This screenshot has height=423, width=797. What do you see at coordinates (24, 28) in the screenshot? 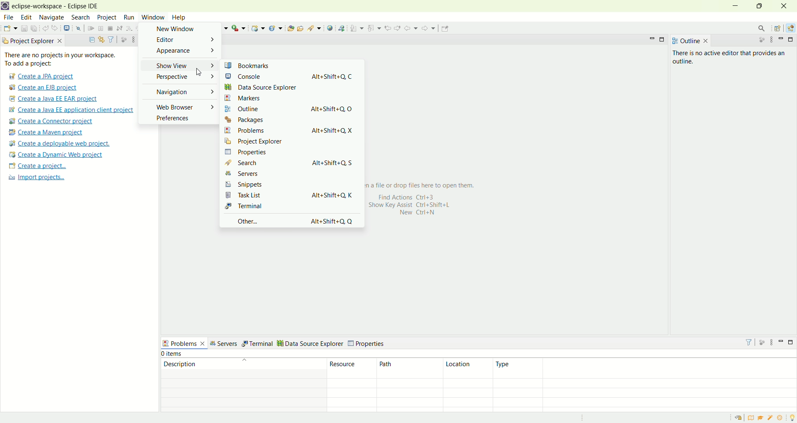
I see `save` at bounding box center [24, 28].